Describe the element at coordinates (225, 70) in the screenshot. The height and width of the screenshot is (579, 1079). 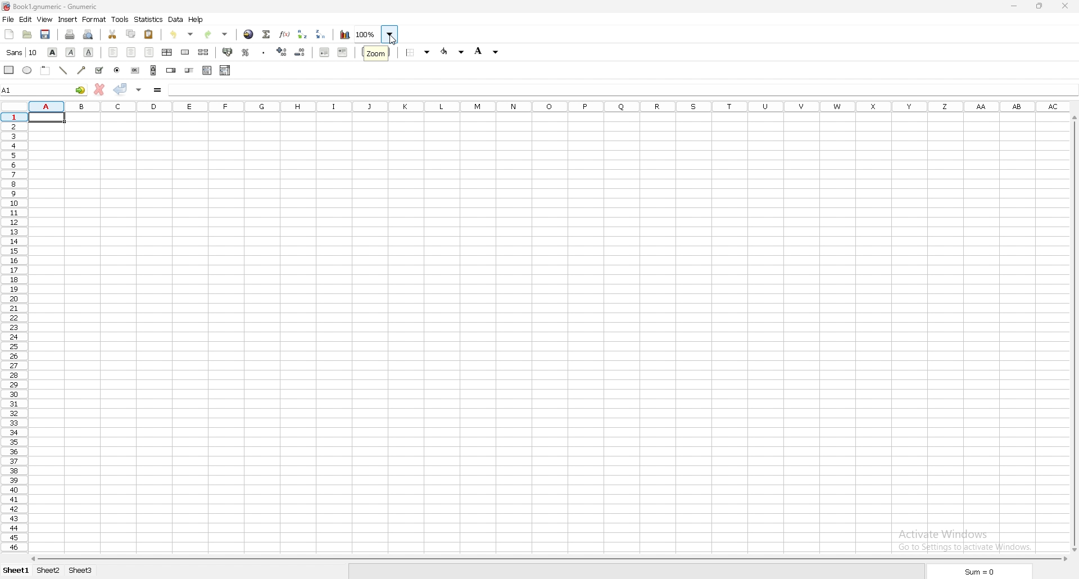
I see `combo box` at that location.